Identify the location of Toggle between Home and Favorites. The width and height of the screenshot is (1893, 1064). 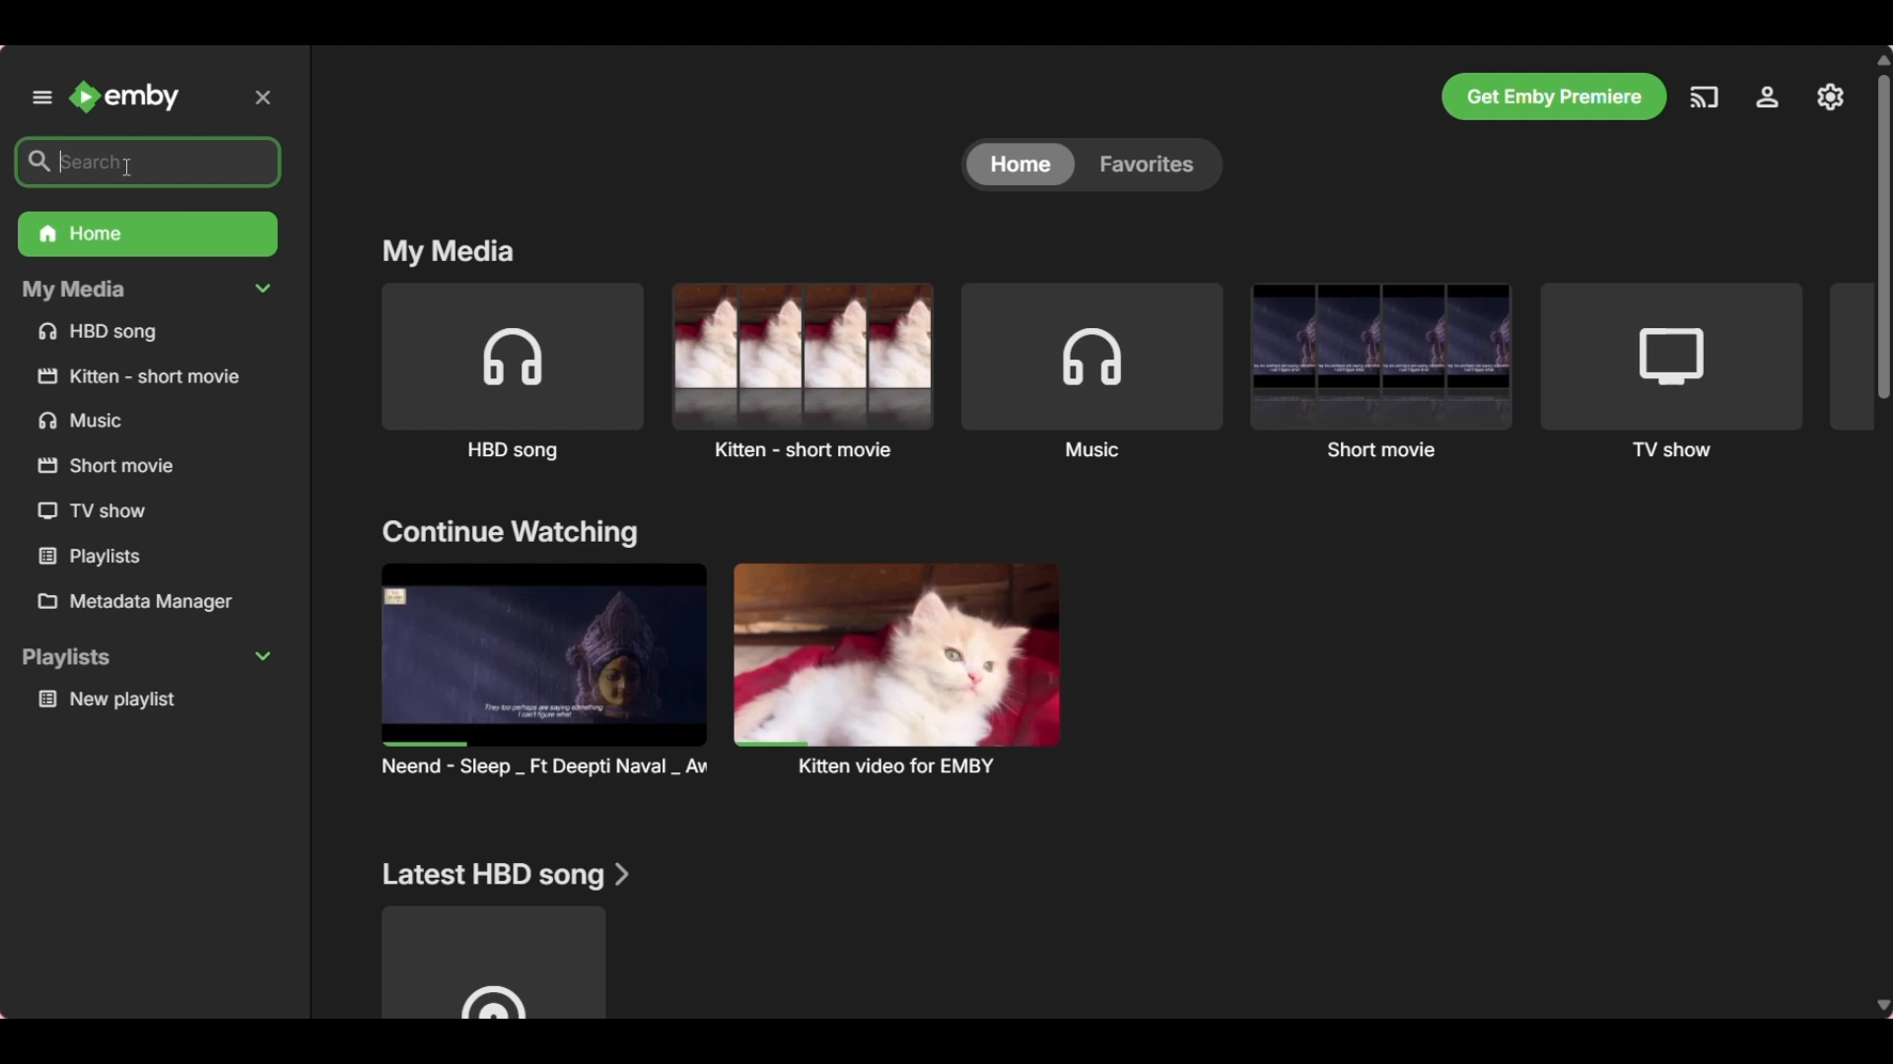
(1091, 165).